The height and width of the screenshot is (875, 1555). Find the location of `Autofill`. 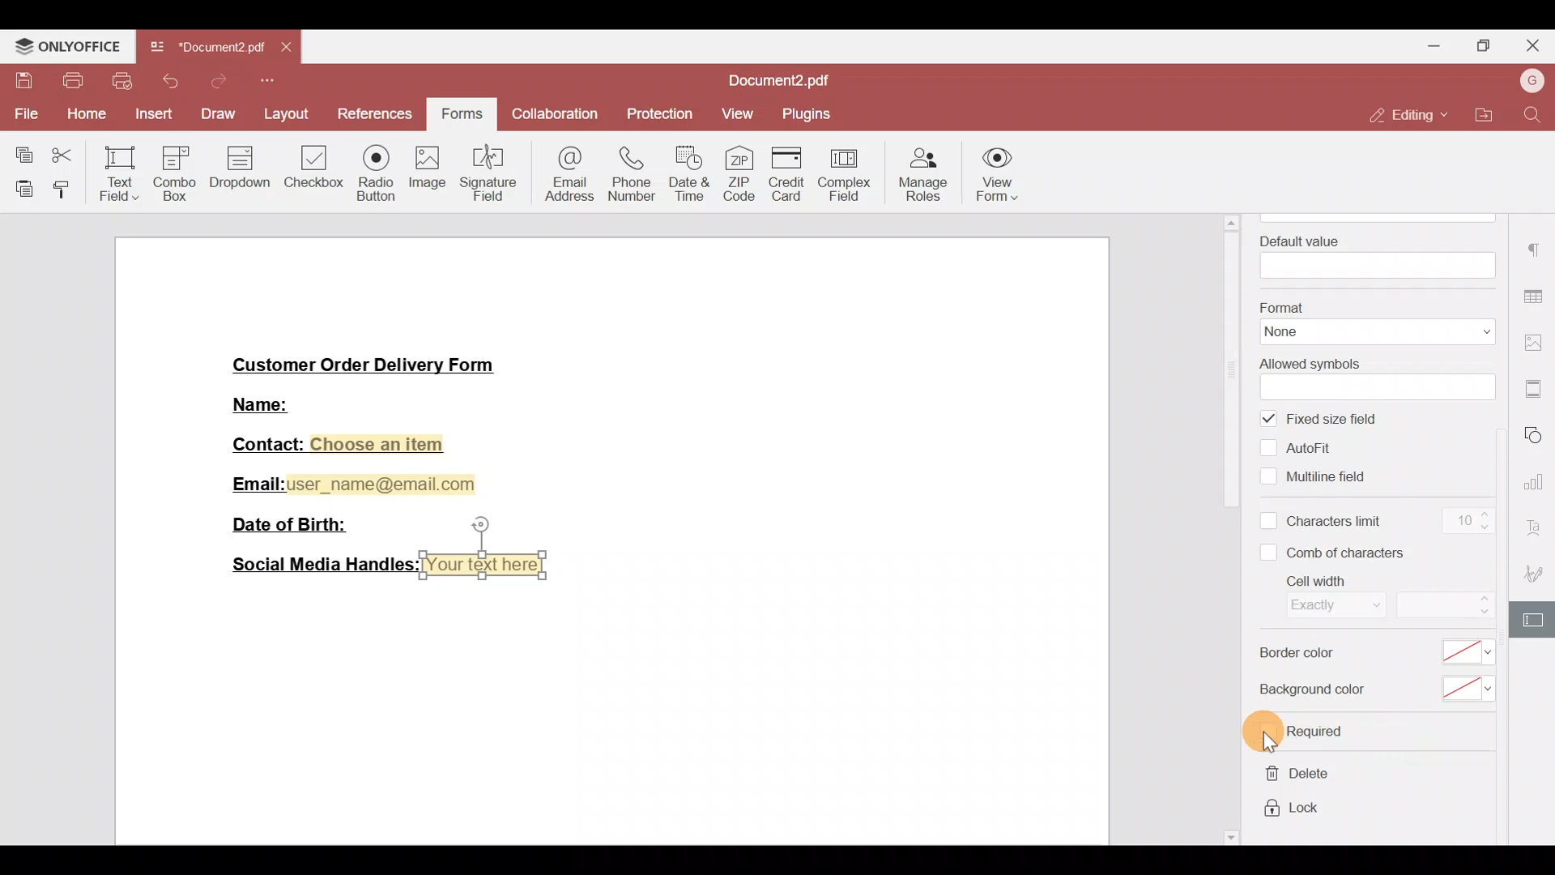

Autofill is located at coordinates (1304, 447).